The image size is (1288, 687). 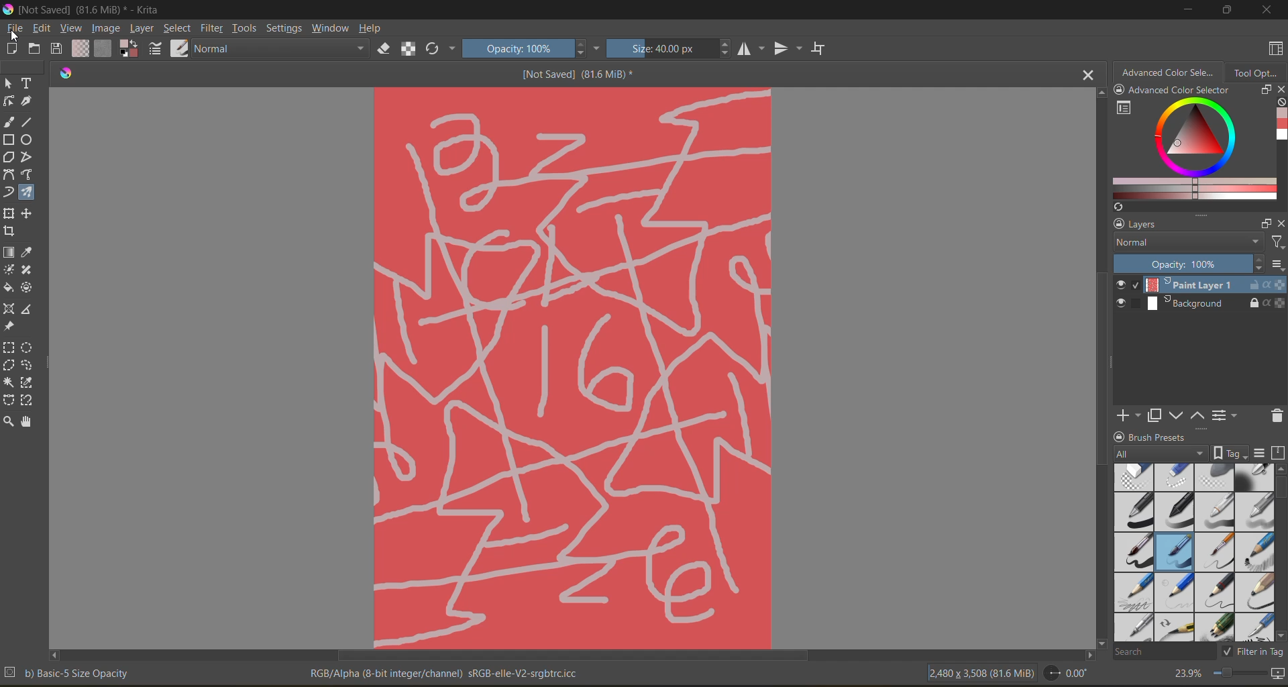 I want to click on filter, so click(x=213, y=30).